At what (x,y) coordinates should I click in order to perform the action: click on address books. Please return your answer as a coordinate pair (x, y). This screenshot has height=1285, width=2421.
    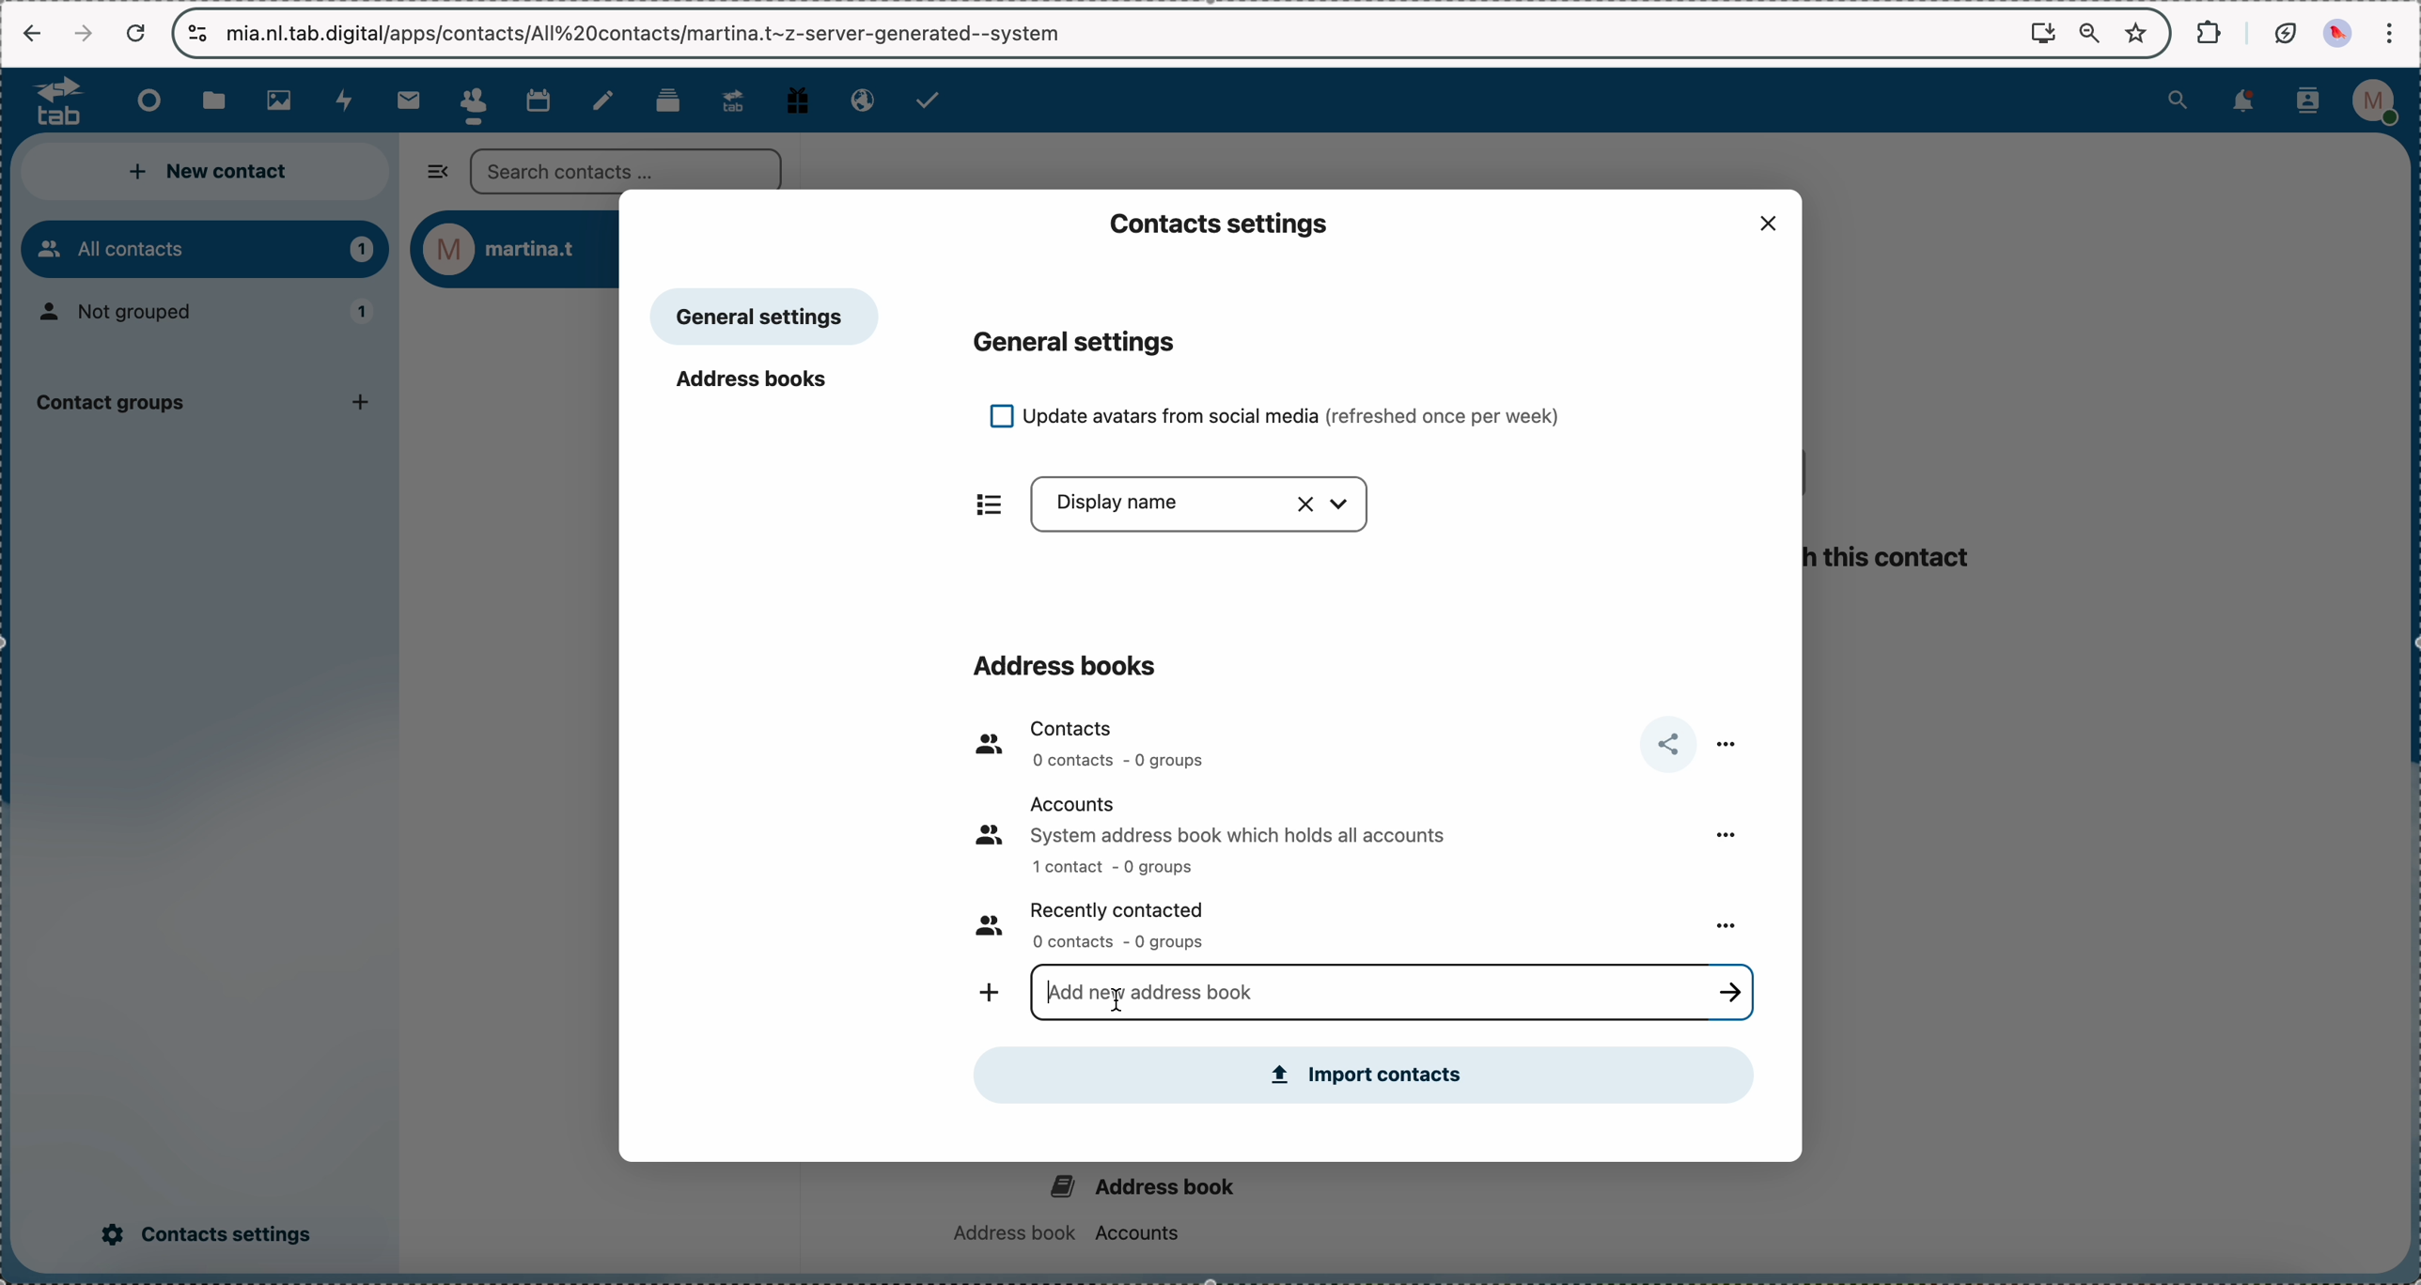
    Looking at the image, I should click on (759, 384).